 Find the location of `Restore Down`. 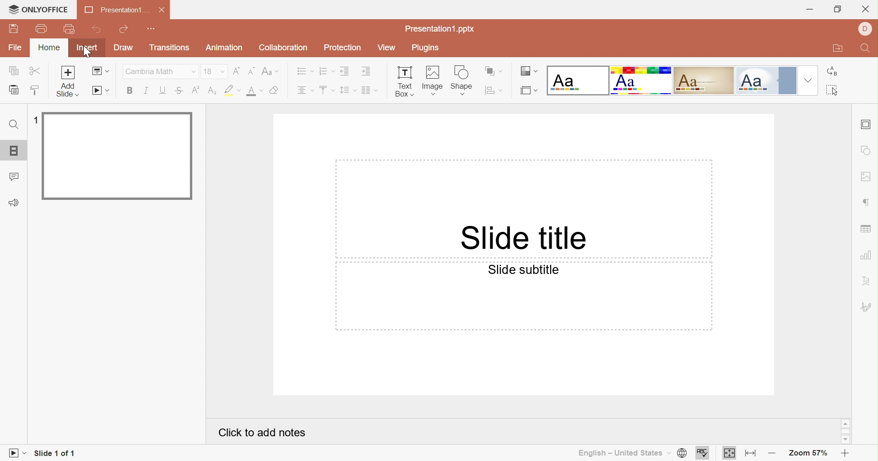

Restore Down is located at coordinates (840, 9).